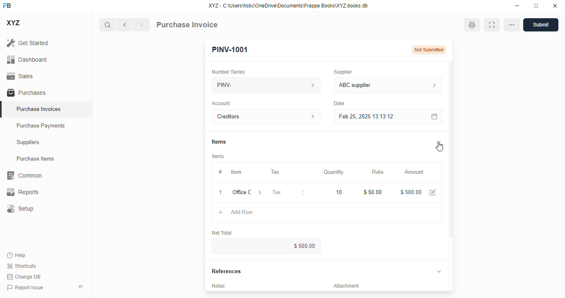 The image size is (565, 298). Describe the element at coordinates (17, 255) in the screenshot. I see `help` at that location.